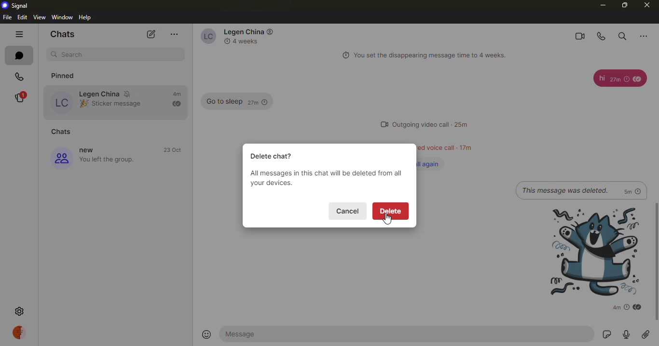 The height and width of the screenshot is (346, 659). I want to click on 4 weeks, so click(249, 41).